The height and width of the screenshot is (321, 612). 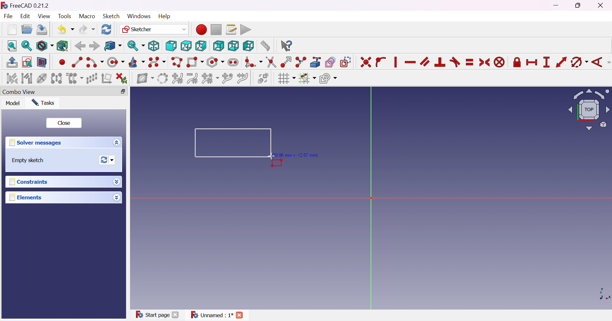 What do you see at coordinates (123, 92) in the screenshot?
I see `Restore down` at bounding box center [123, 92].